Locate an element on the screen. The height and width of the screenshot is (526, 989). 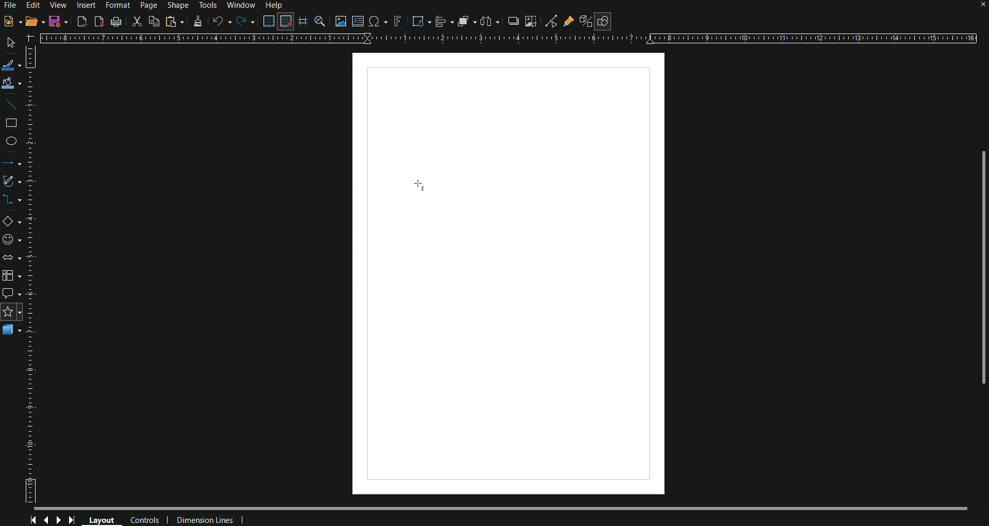
Show Basic Shapes is located at coordinates (604, 21).